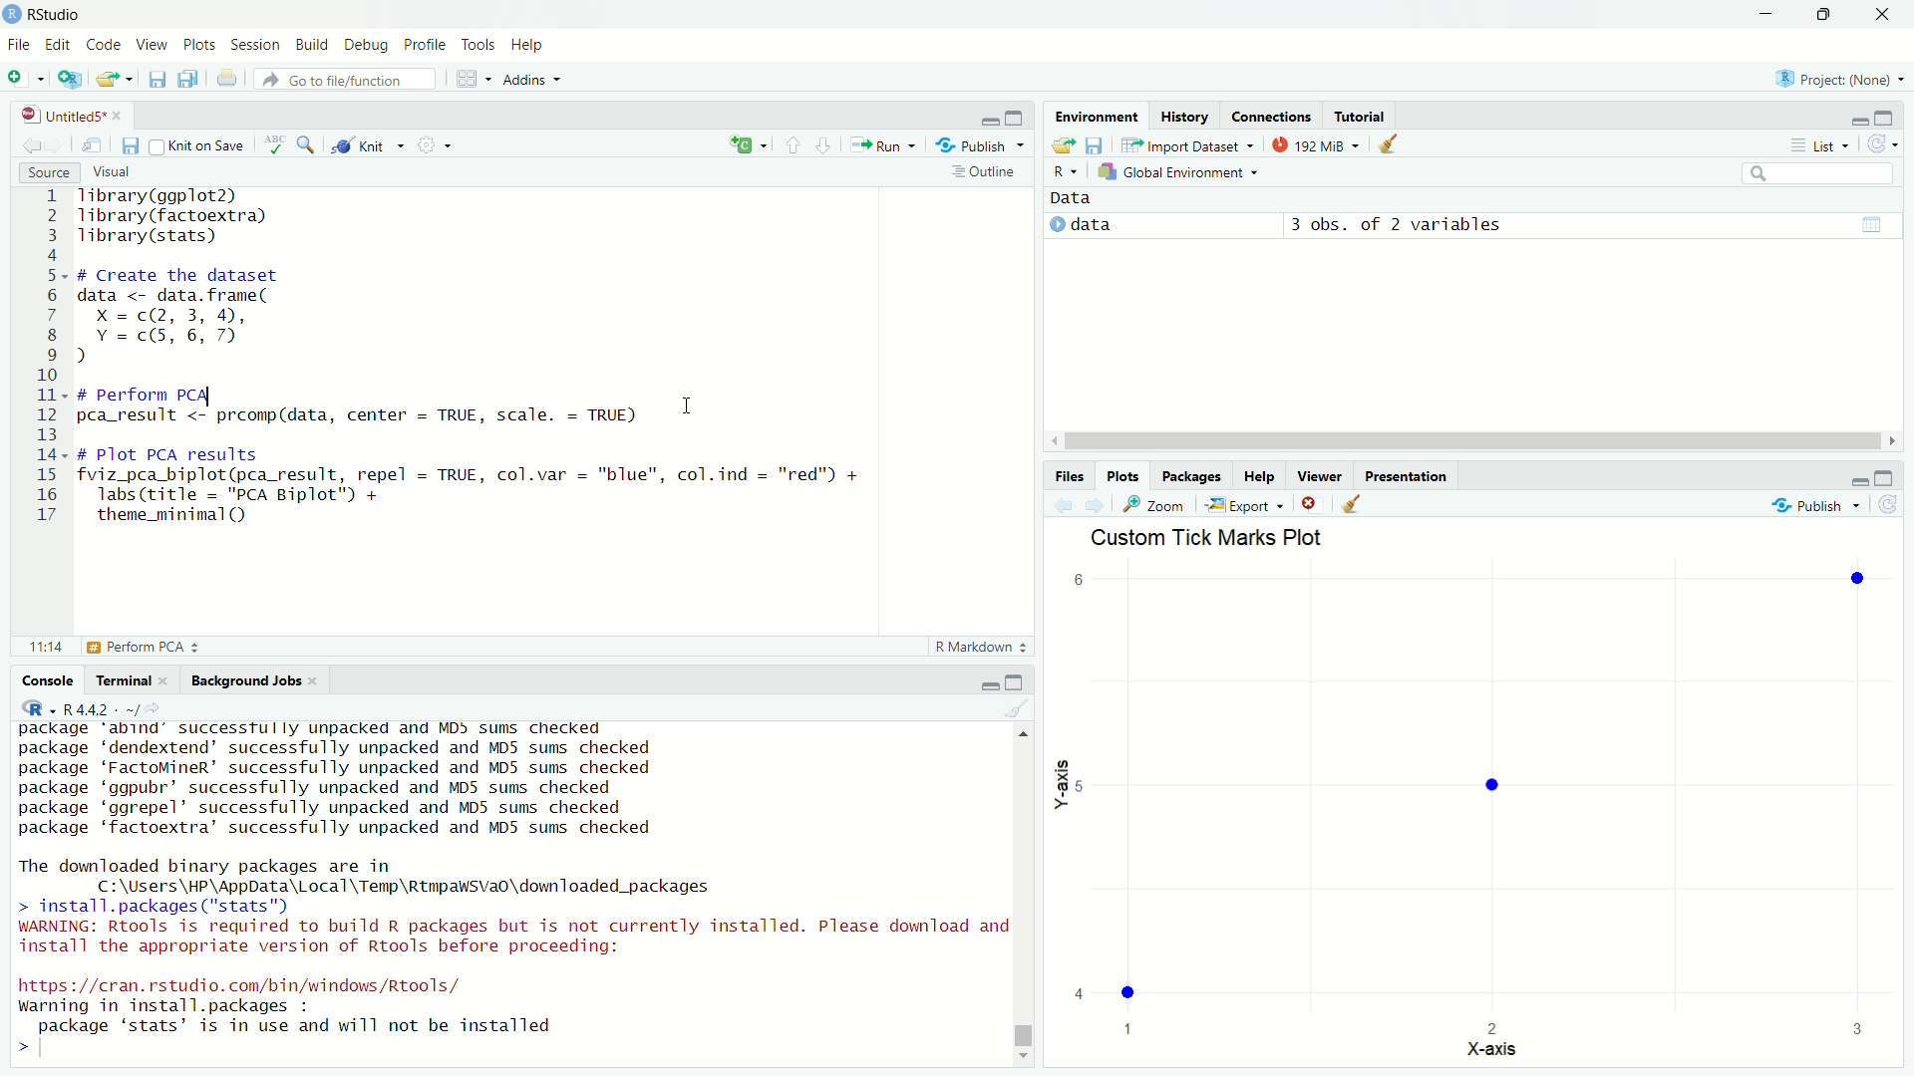 This screenshot has height=1076, width=1914. Describe the element at coordinates (1359, 116) in the screenshot. I see `tutorial` at that location.